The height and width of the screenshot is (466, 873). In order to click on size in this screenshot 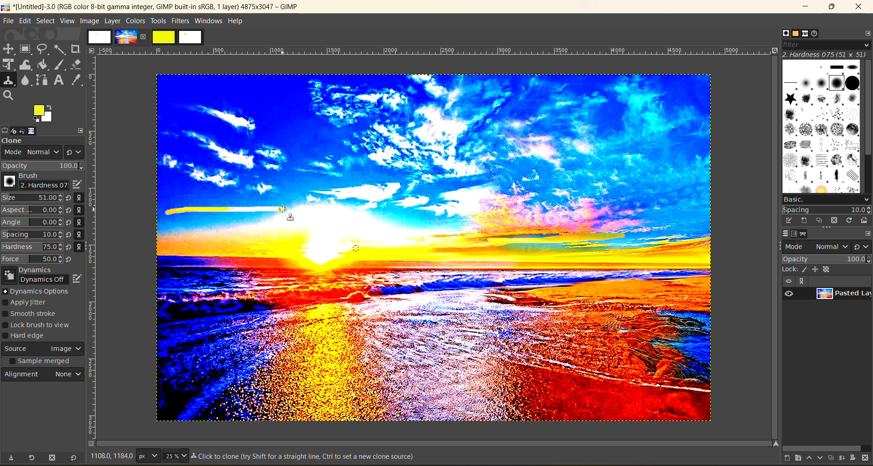, I will do `click(175, 456)`.